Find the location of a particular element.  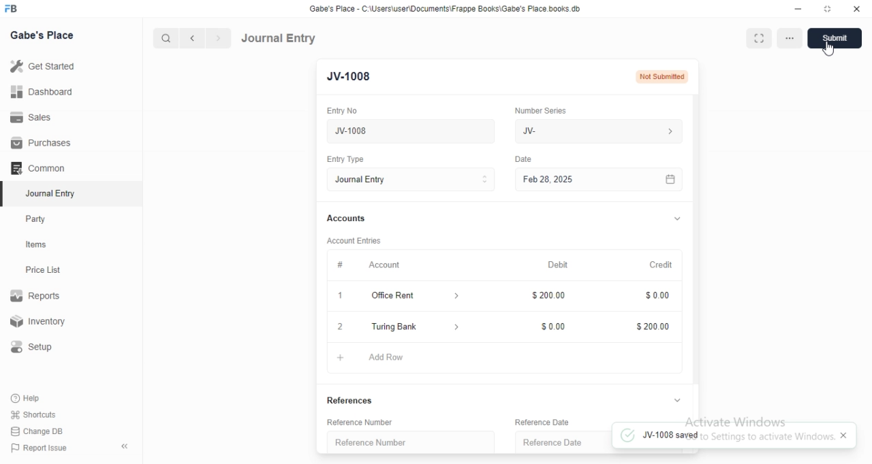

References is located at coordinates (353, 400).